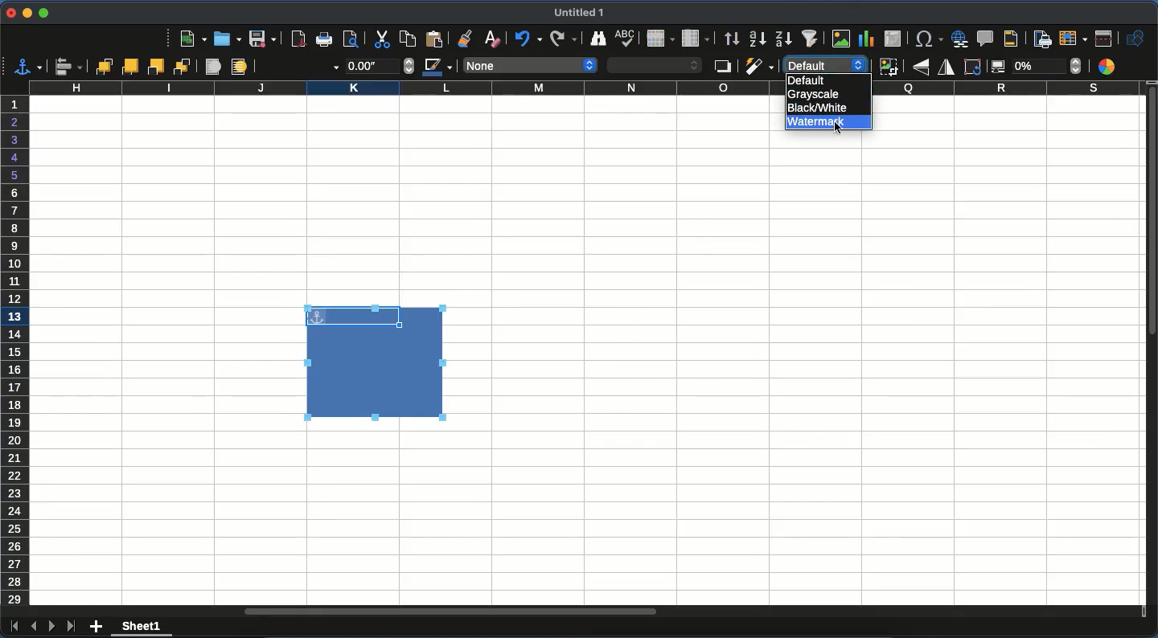 Image resolution: width=1158 pixels, height=638 pixels. I want to click on chart, so click(869, 39).